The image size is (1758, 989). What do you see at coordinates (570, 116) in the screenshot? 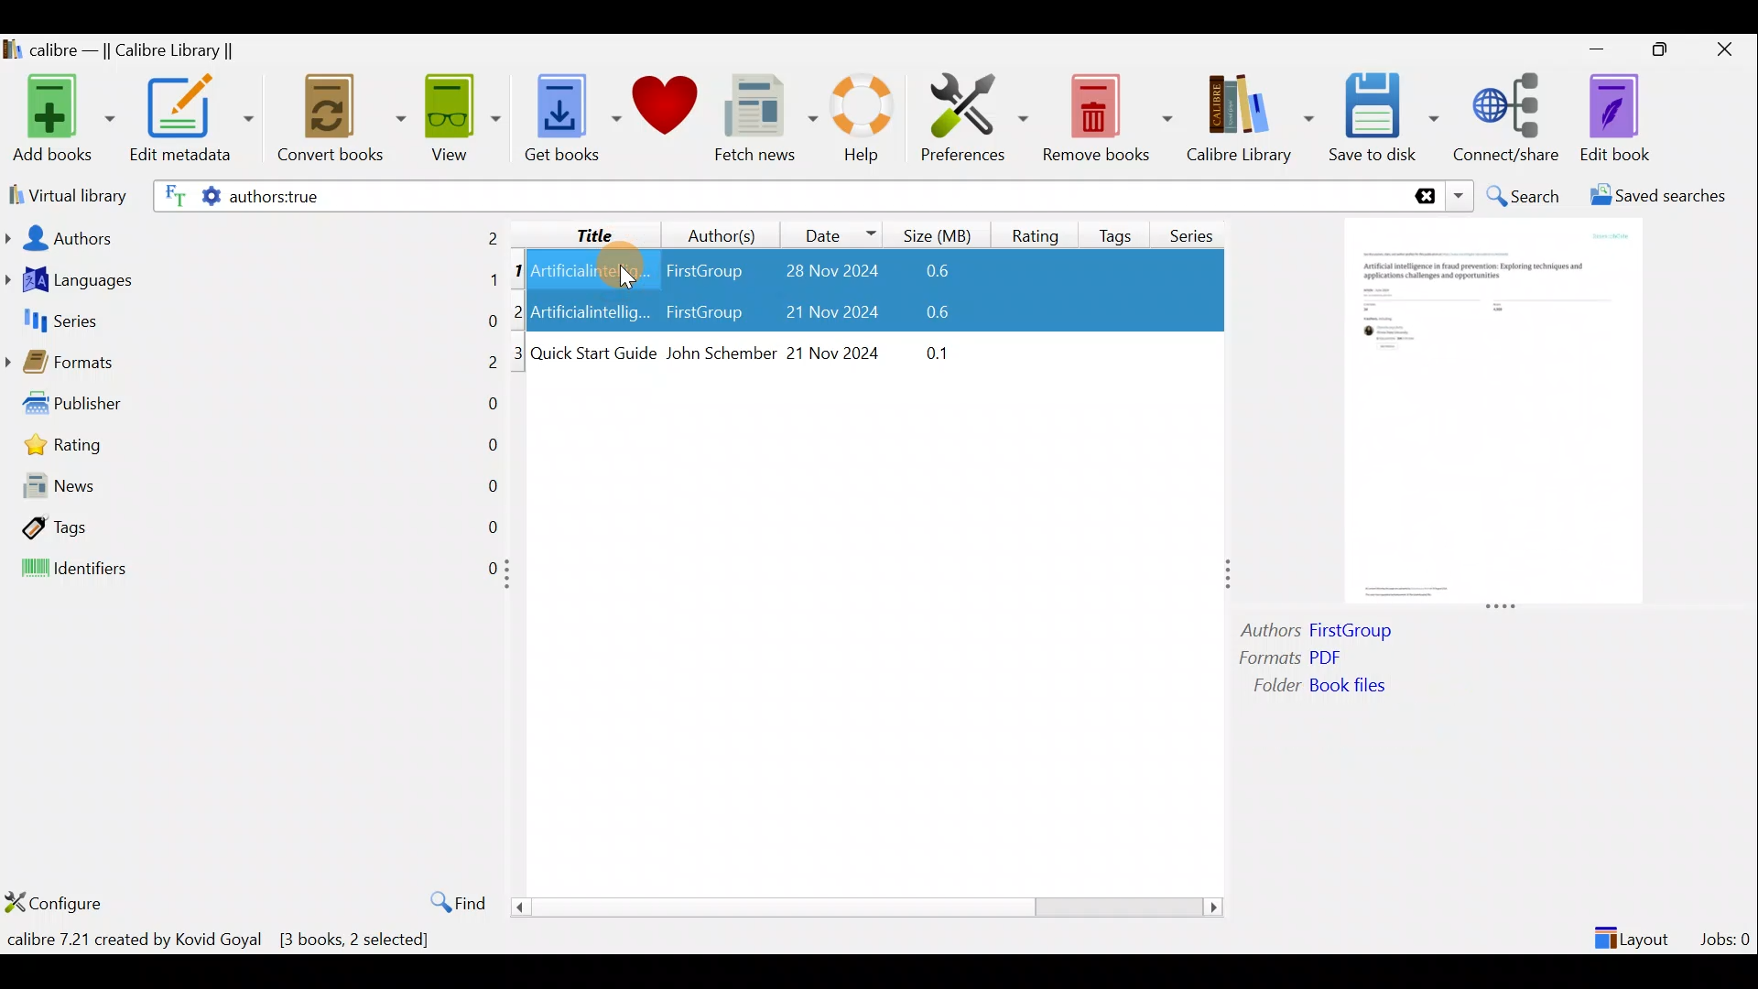
I see `Get books` at bounding box center [570, 116].